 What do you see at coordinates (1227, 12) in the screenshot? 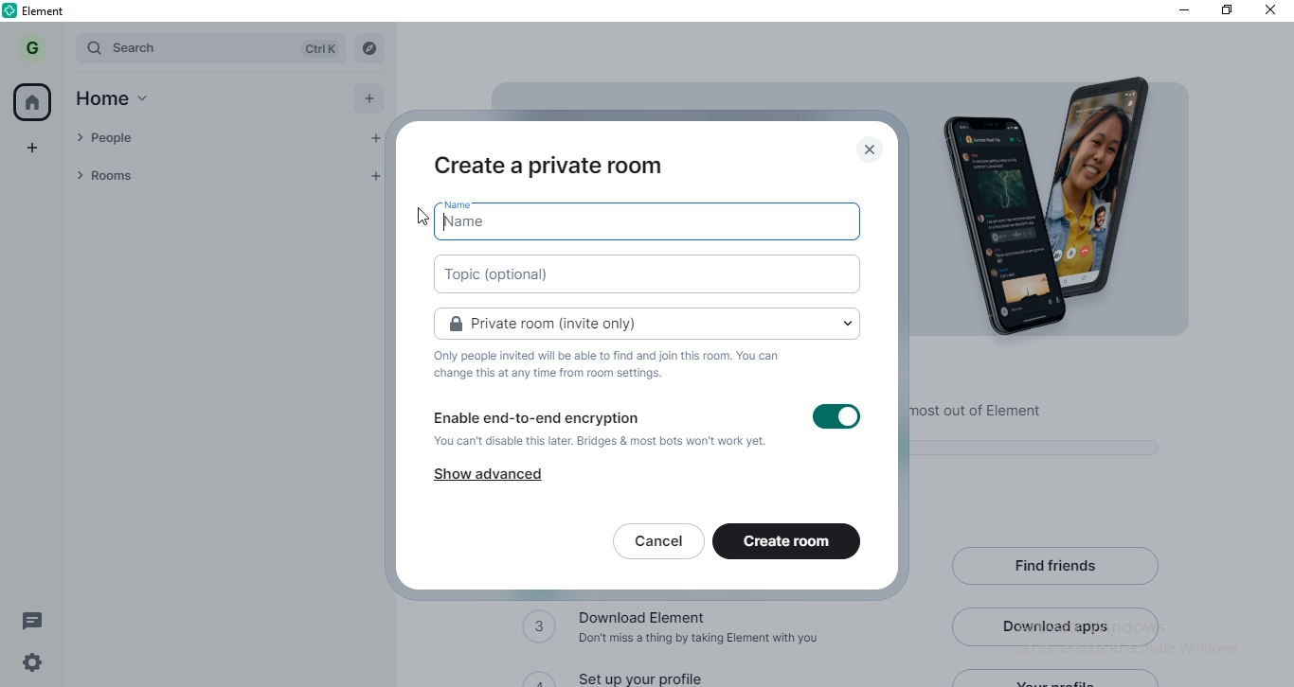
I see `restore` at bounding box center [1227, 12].